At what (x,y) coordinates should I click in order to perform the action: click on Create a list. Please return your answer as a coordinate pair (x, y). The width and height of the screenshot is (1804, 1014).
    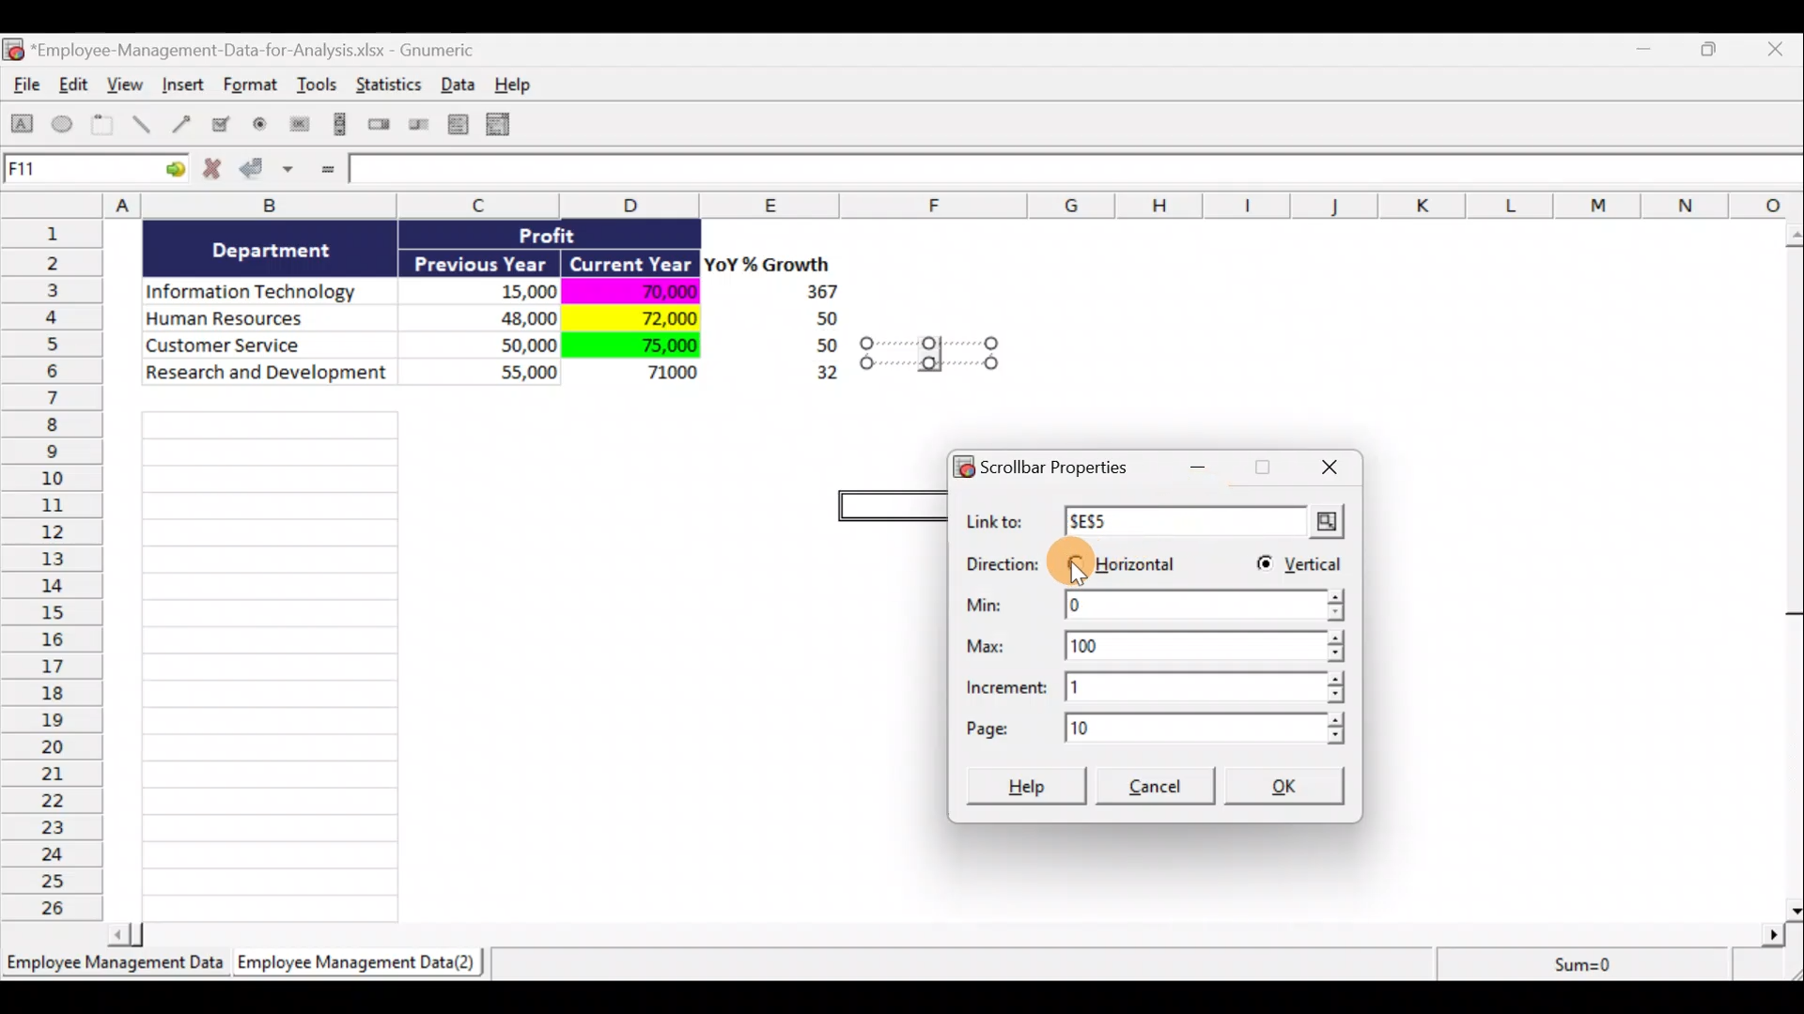
    Looking at the image, I should click on (453, 124).